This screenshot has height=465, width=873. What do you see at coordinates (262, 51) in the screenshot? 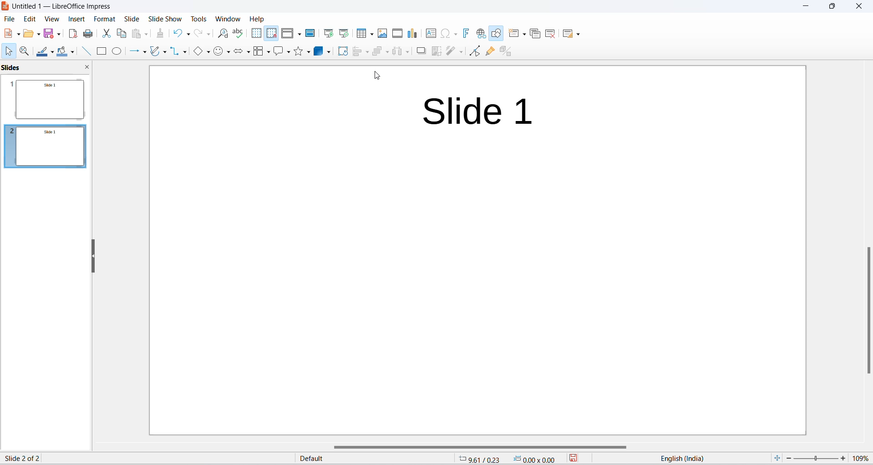
I see `Flow chart` at bounding box center [262, 51].